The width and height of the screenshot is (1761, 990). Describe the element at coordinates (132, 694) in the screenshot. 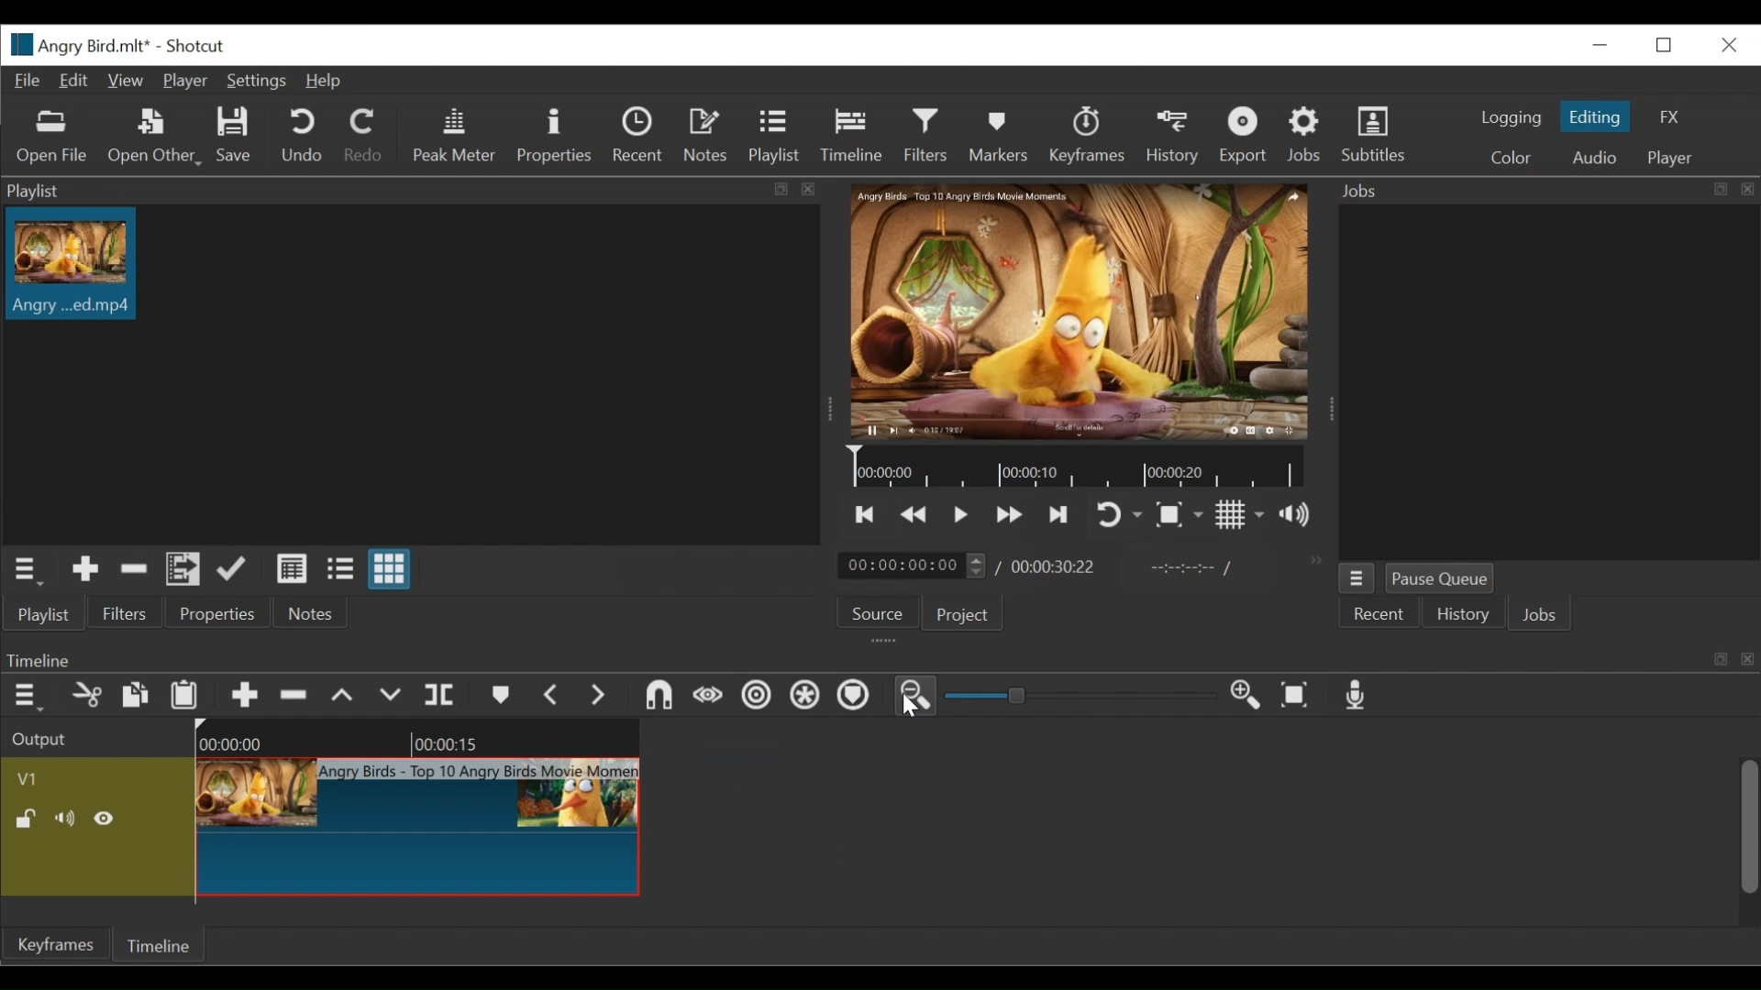

I see `copy` at that location.